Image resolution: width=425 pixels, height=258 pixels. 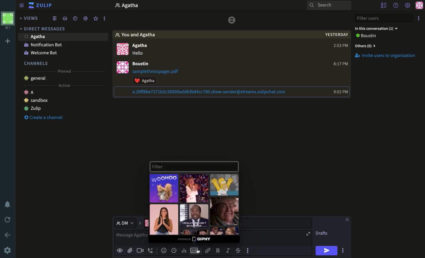 What do you see at coordinates (128, 6) in the screenshot?
I see `profile` at bounding box center [128, 6].